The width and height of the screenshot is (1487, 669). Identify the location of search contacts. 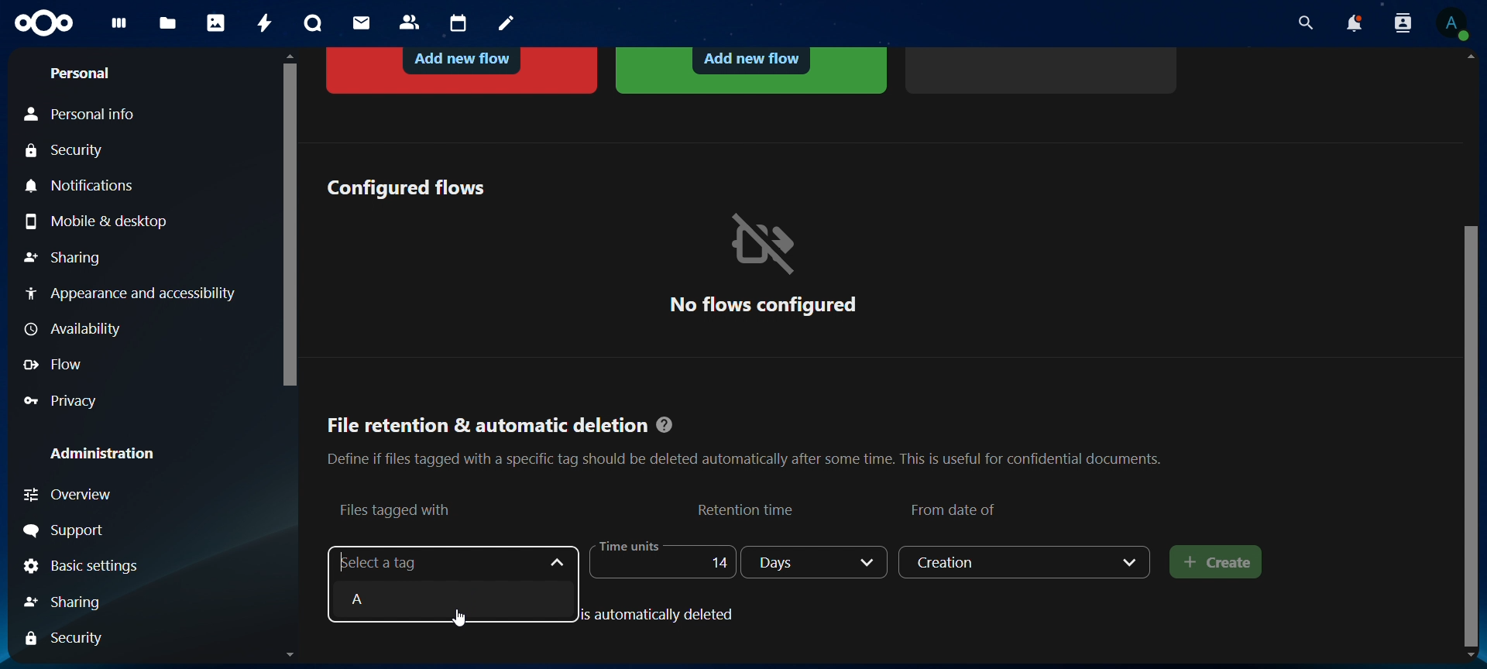
(1406, 24).